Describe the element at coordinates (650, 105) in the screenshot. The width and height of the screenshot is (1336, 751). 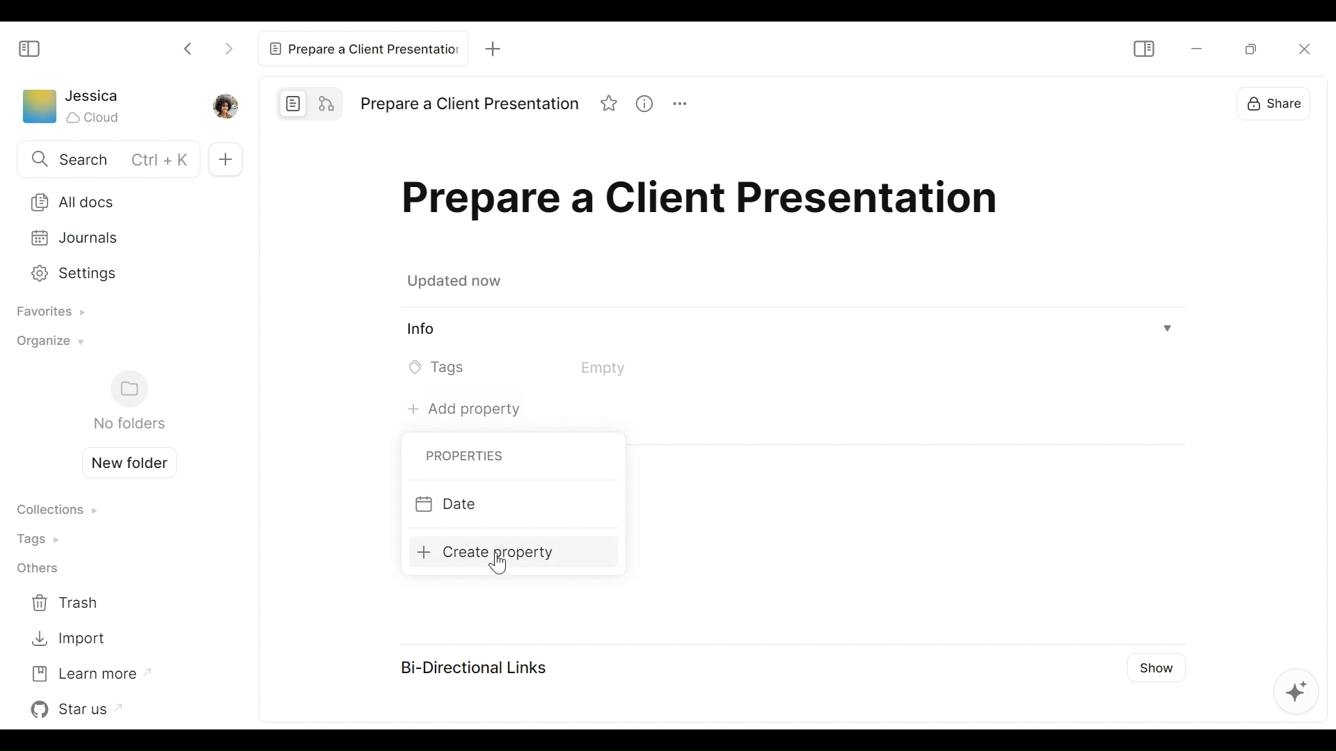
I see `View Information` at that location.